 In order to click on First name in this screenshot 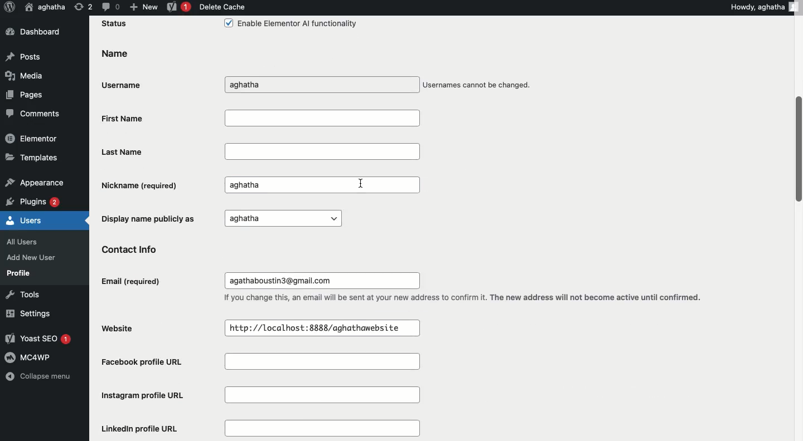, I will do `click(259, 117)`.